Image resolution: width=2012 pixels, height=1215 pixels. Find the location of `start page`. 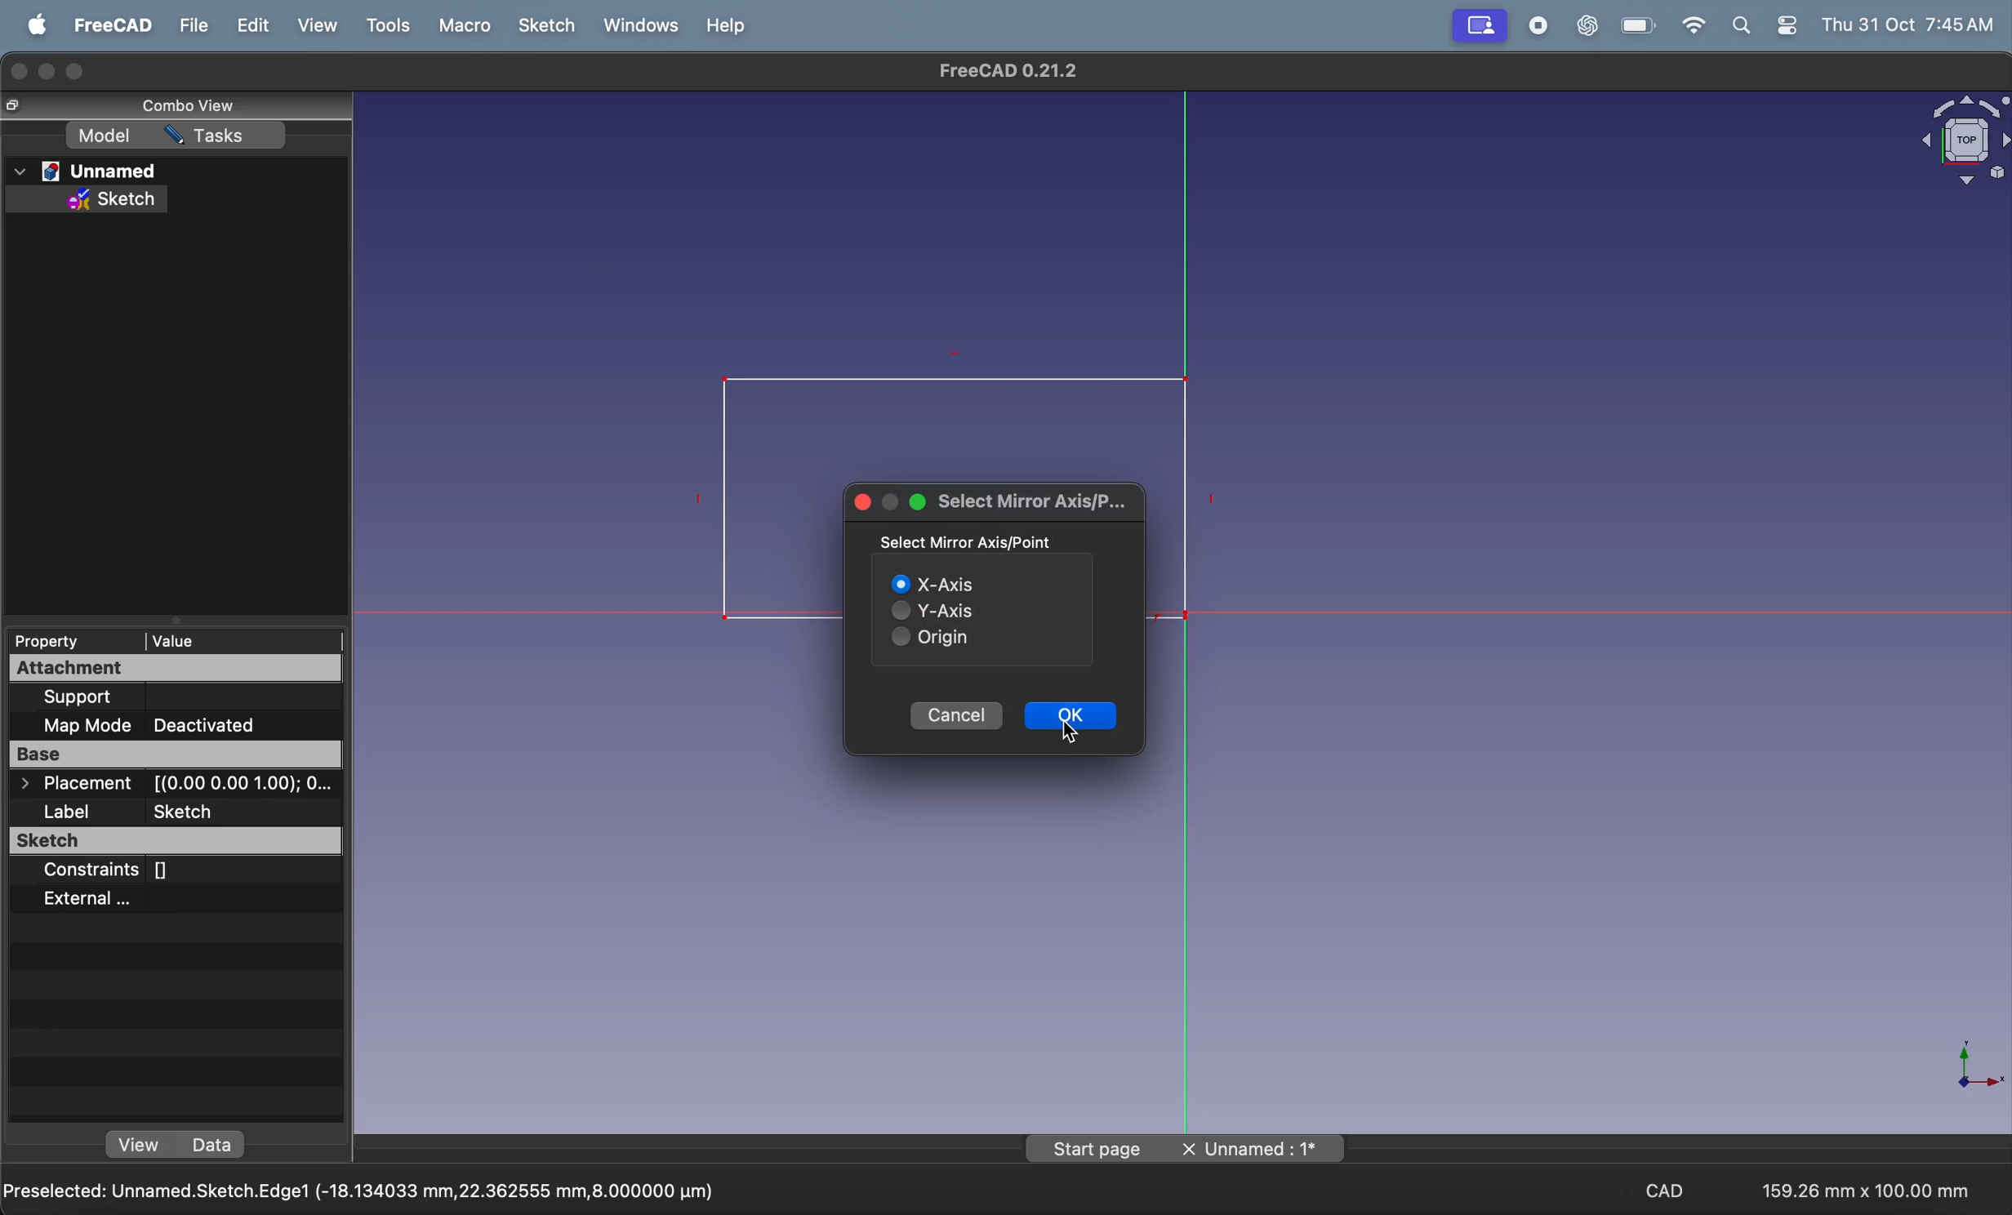

start page is located at coordinates (1085, 1150).